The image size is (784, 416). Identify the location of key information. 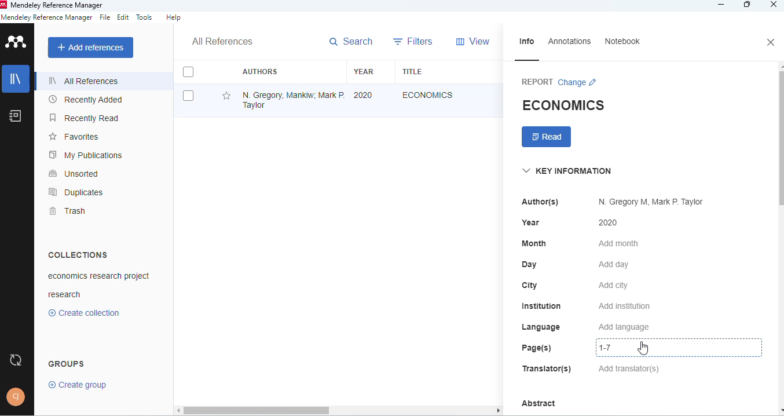
(567, 171).